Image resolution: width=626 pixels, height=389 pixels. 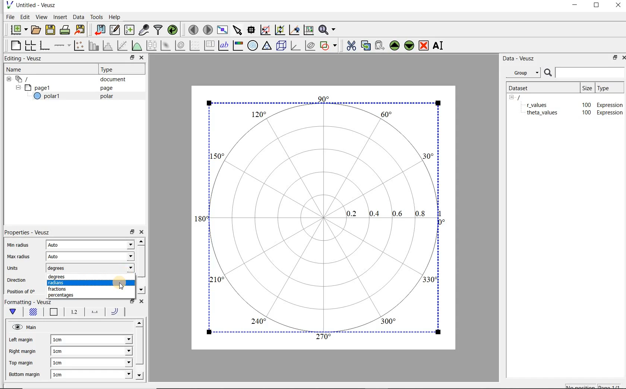 I want to click on Main formatting, so click(x=13, y=312).